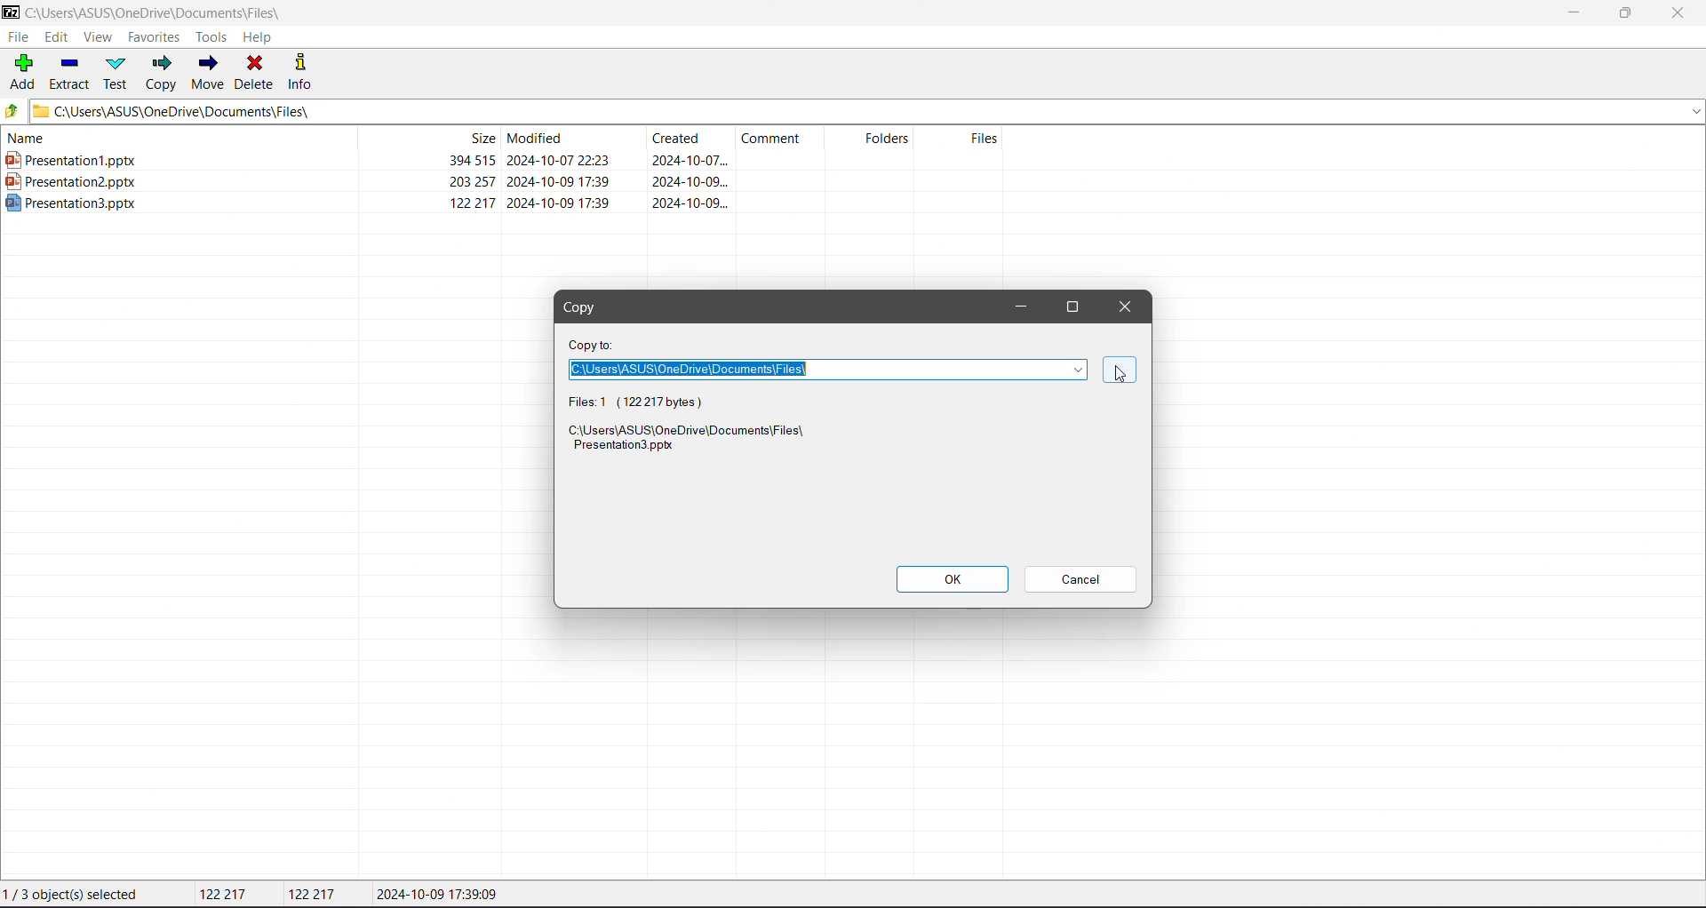 The height and width of the screenshot is (908, 1706). I want to click on Extract, so click(70, 73).